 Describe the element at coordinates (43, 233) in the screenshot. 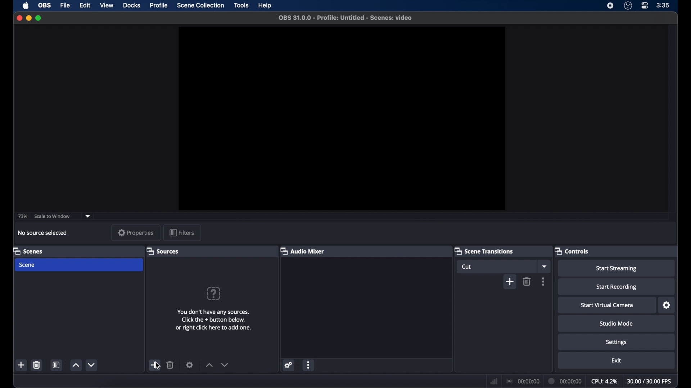

I see `no source selected` at that location.